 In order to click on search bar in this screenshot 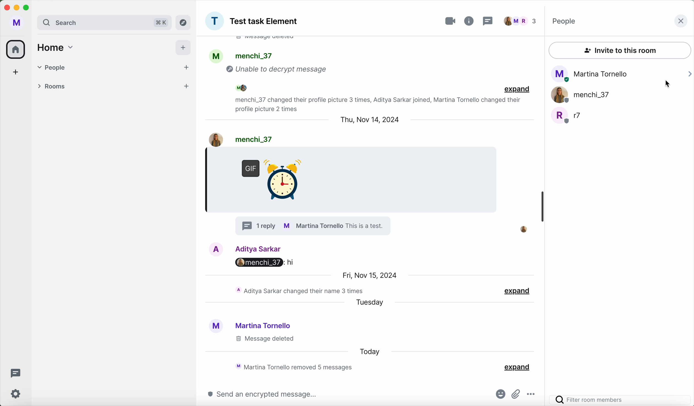, I will do `click(88, 22)`.